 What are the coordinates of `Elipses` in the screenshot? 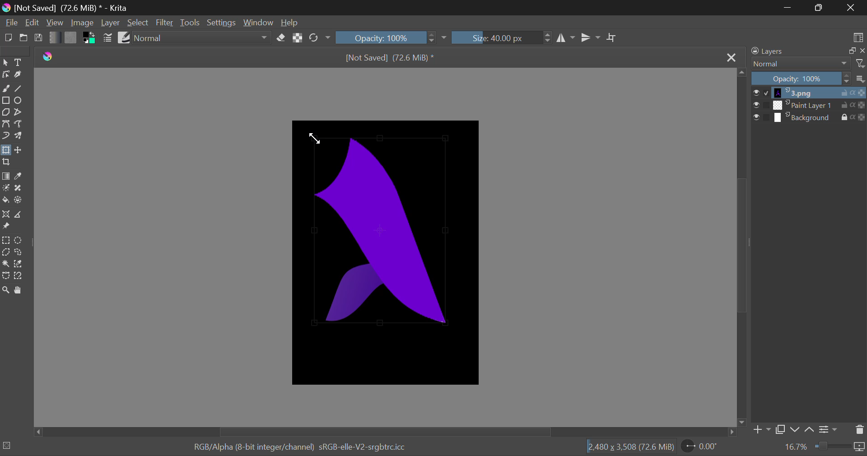 It's located at (21, 101).